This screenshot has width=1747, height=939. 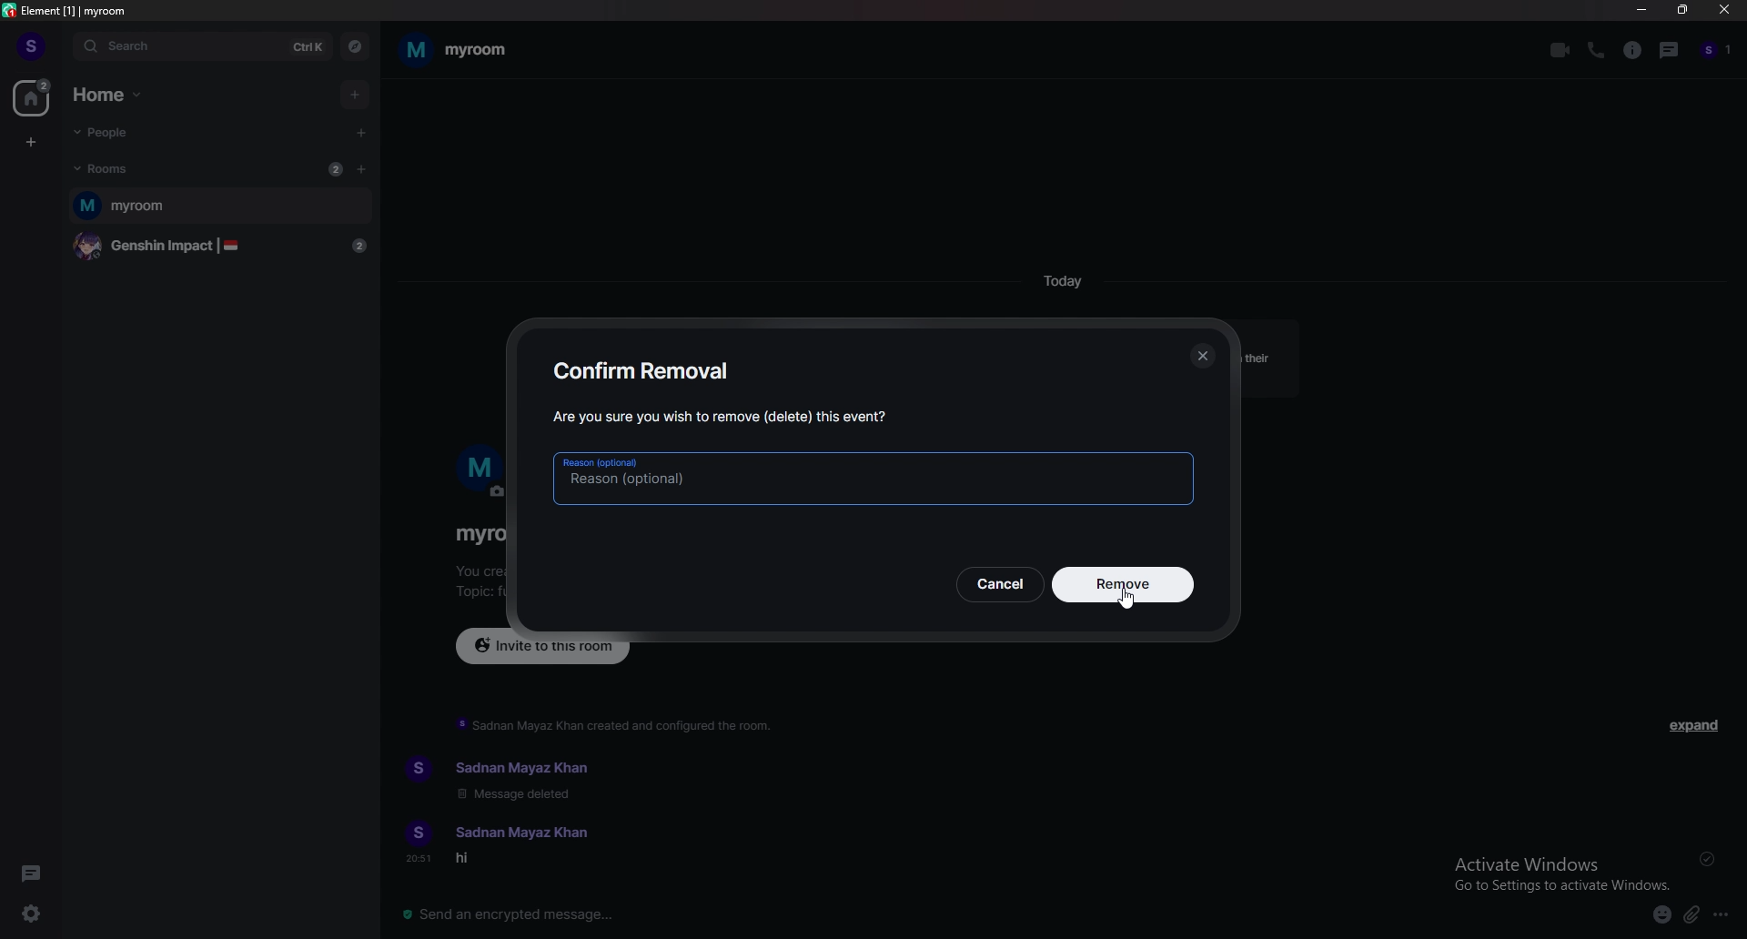 I want to click on resize, so click(x=1681, y=9).